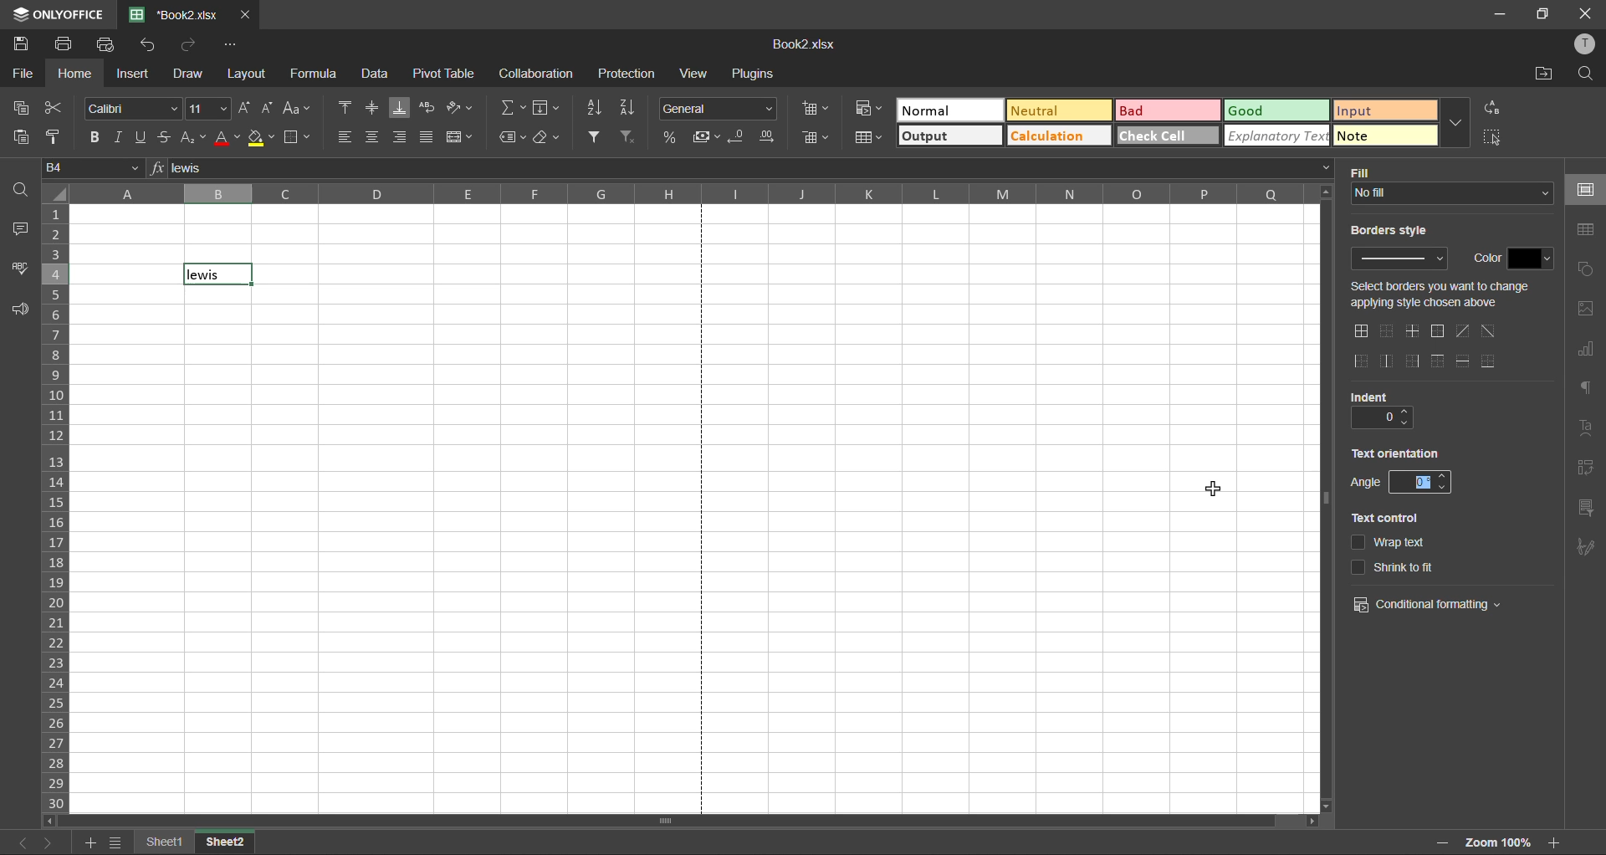 This screenshot has width=1606, height=855. Describe the element at coordinates (376, 136) in the screenshot. I see `align center` at that location.